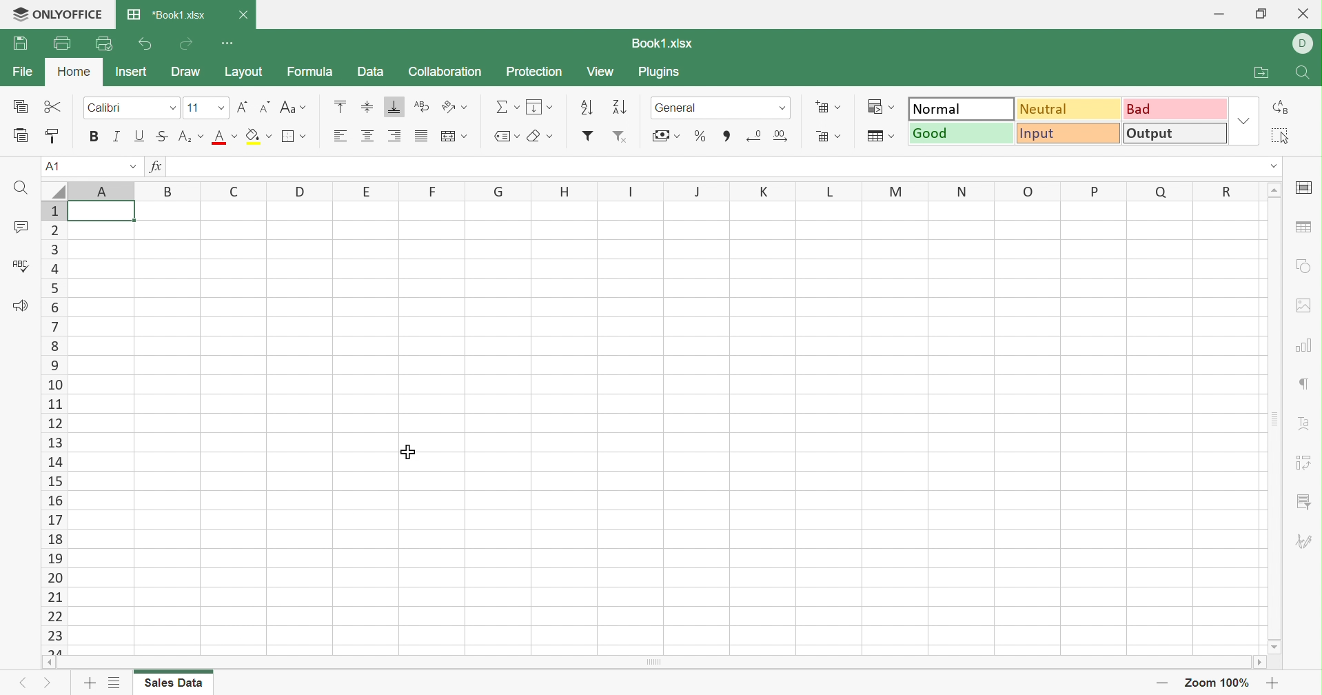 This screenshot has width=1322, height=695. What do you see at coordinates (1068, 109) in the screenshot?
I see `Neutral` at bounding box center [1068, 109].